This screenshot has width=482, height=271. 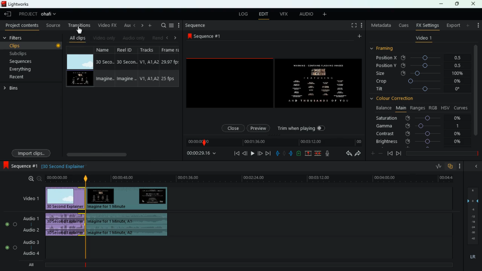 I want to click on sequence, so click(x=206, y=36).